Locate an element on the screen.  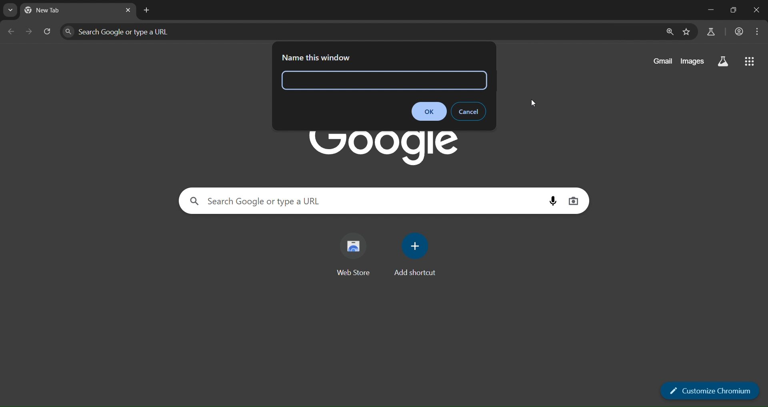
Search Google or type a URL is located at coordinates (254, 201).